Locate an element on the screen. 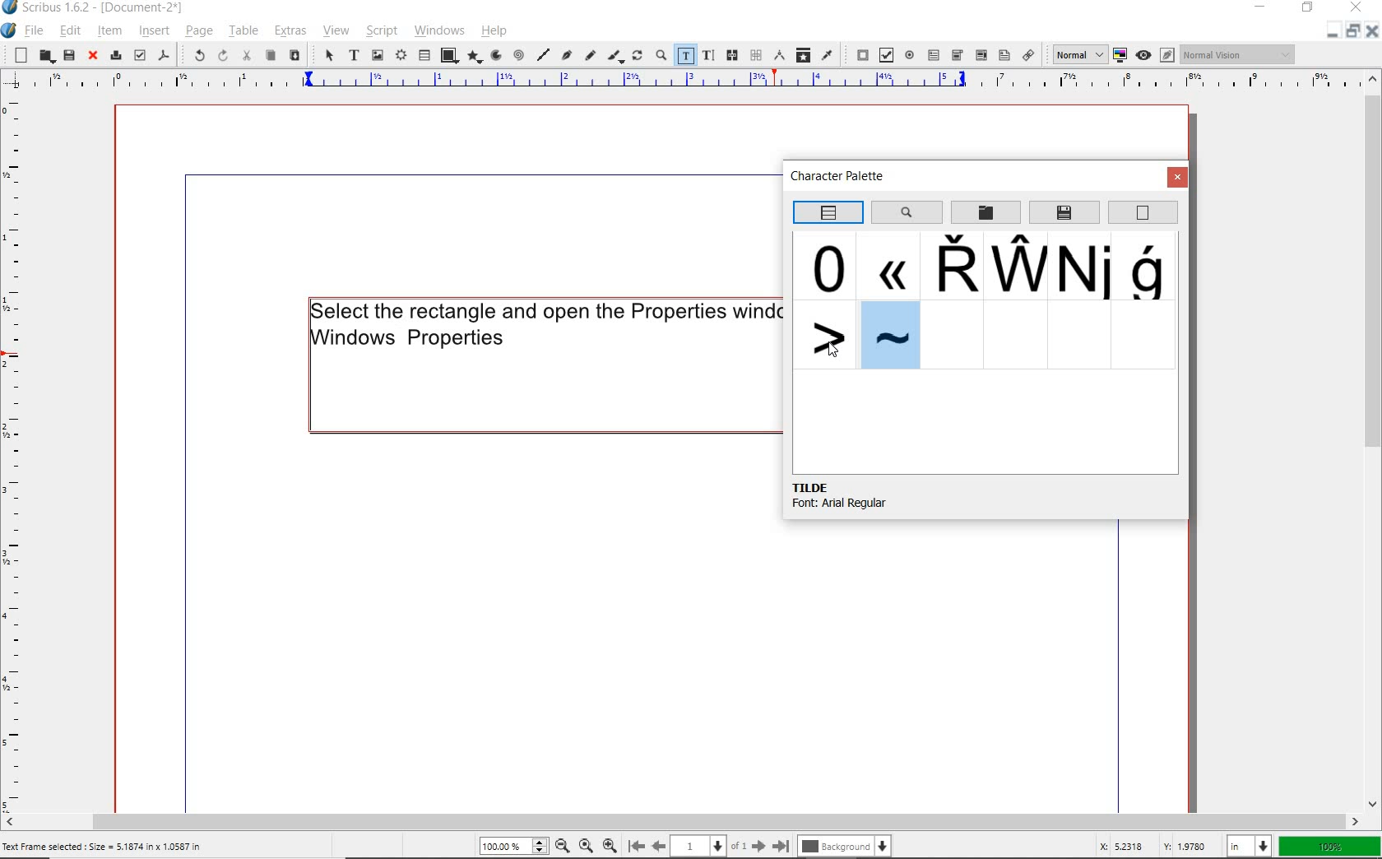 The width and height of the screenshot is (1382, 859). show/hide enhanced palette is located at coordinates (827, 213).